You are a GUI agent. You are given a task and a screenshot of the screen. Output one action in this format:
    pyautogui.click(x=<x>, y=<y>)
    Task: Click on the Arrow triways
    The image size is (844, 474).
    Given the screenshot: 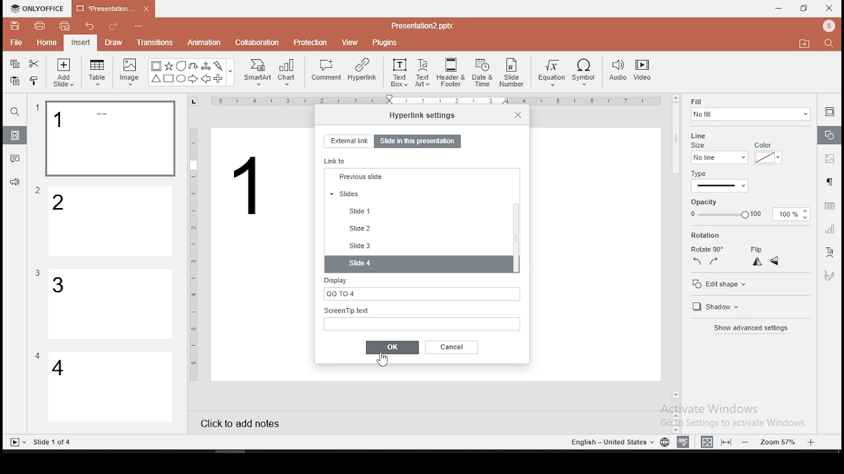 What is the action you would take?
    pyautogui.click(x=206, y=66)
    